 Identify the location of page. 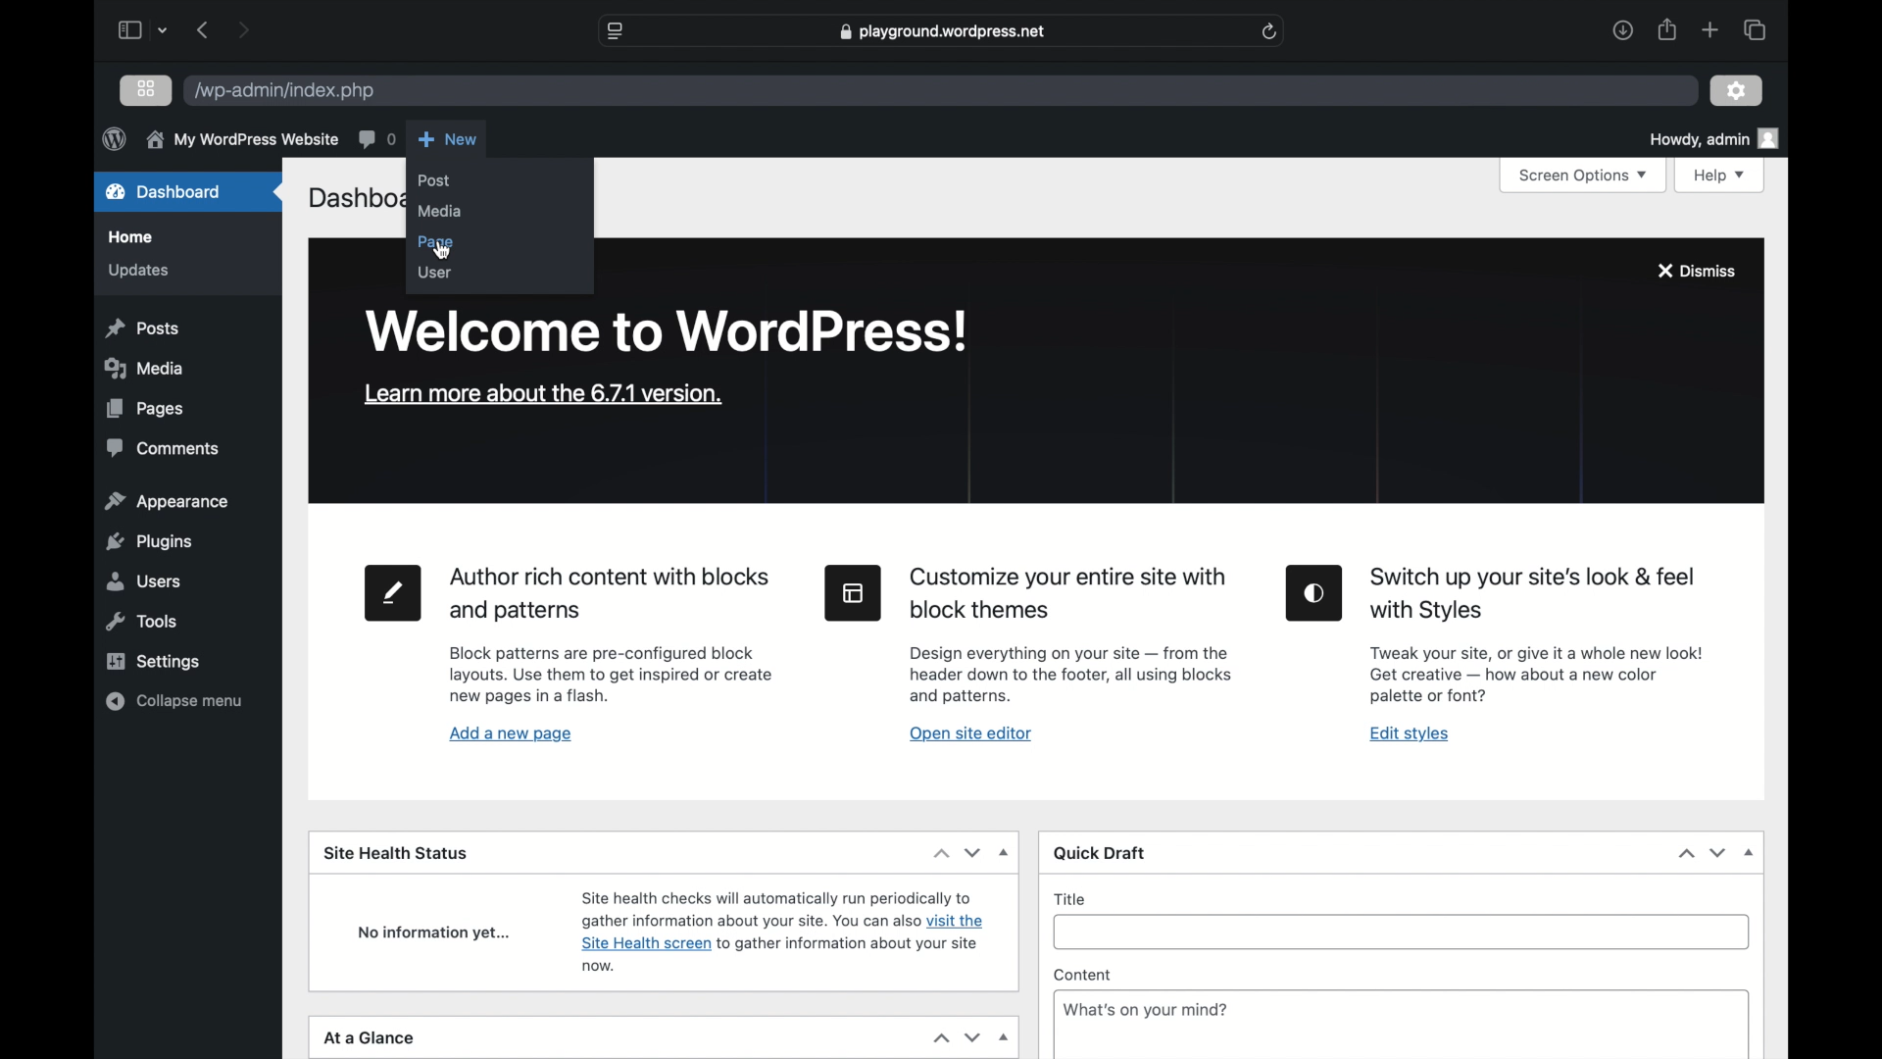
(439, 243).